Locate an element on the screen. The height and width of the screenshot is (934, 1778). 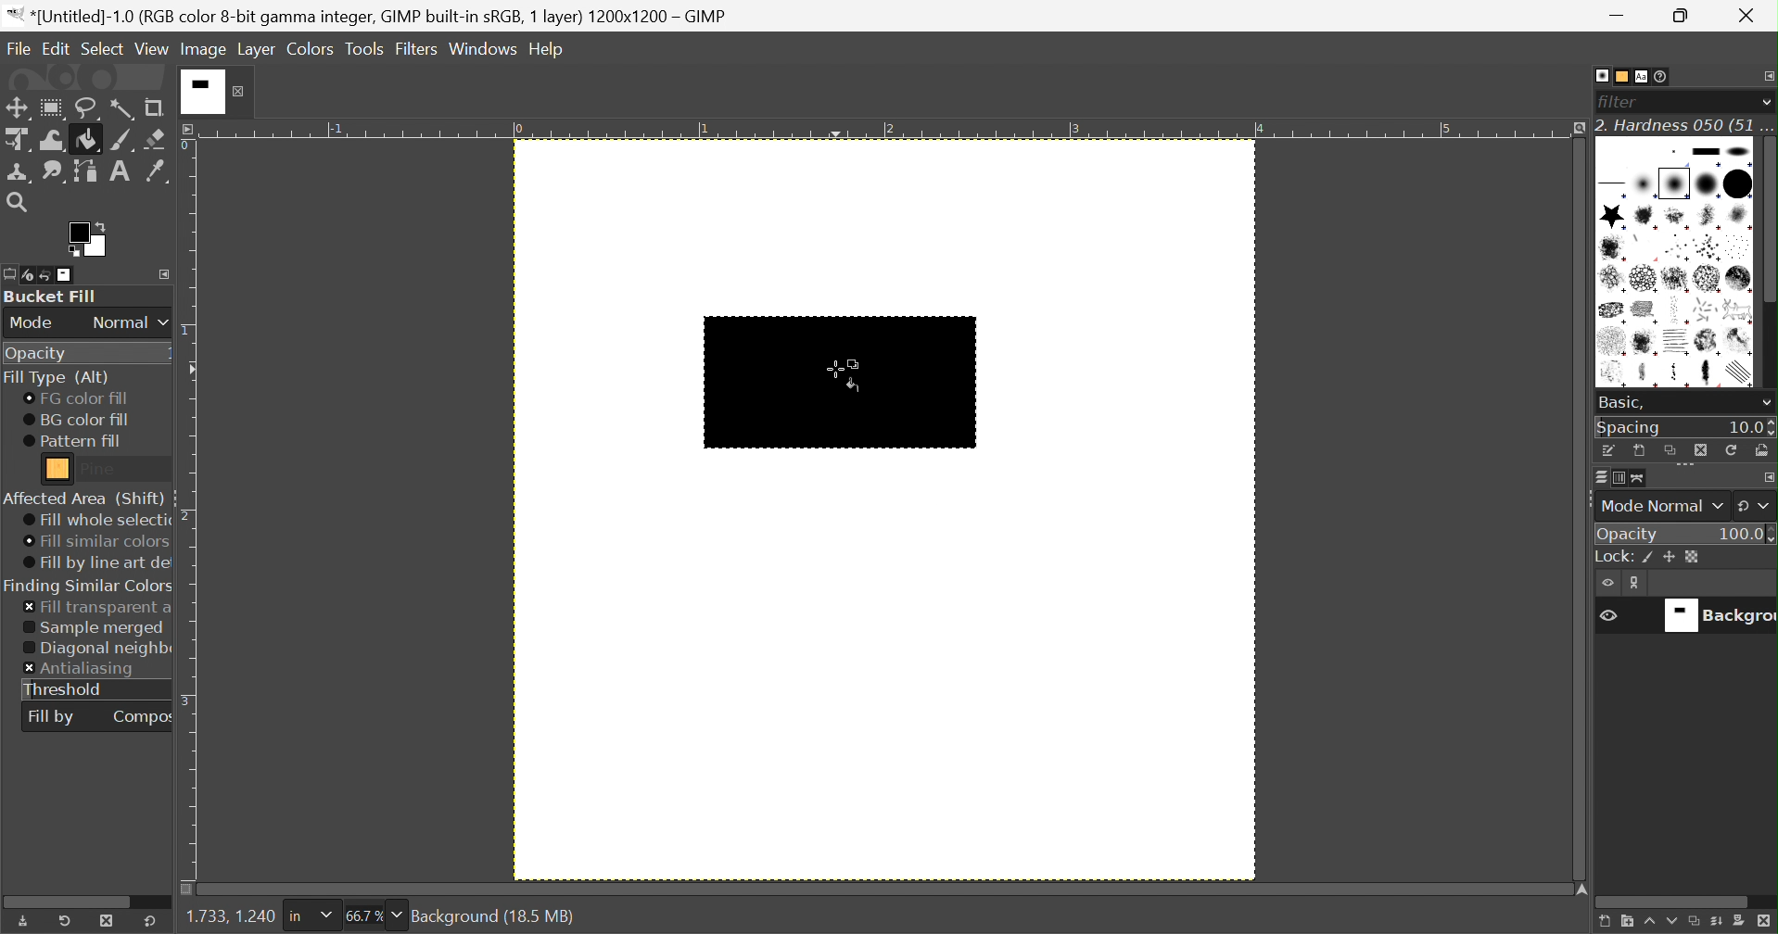
*[Untitled]-6.0 (RGB color 8-bit gamma integer, GIMP built-in sRGB, 1 layer) 1200x1200 — GIMP is located at coordinates (369, 16).